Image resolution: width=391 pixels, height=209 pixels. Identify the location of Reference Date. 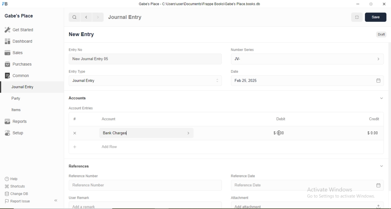
(244, 176).